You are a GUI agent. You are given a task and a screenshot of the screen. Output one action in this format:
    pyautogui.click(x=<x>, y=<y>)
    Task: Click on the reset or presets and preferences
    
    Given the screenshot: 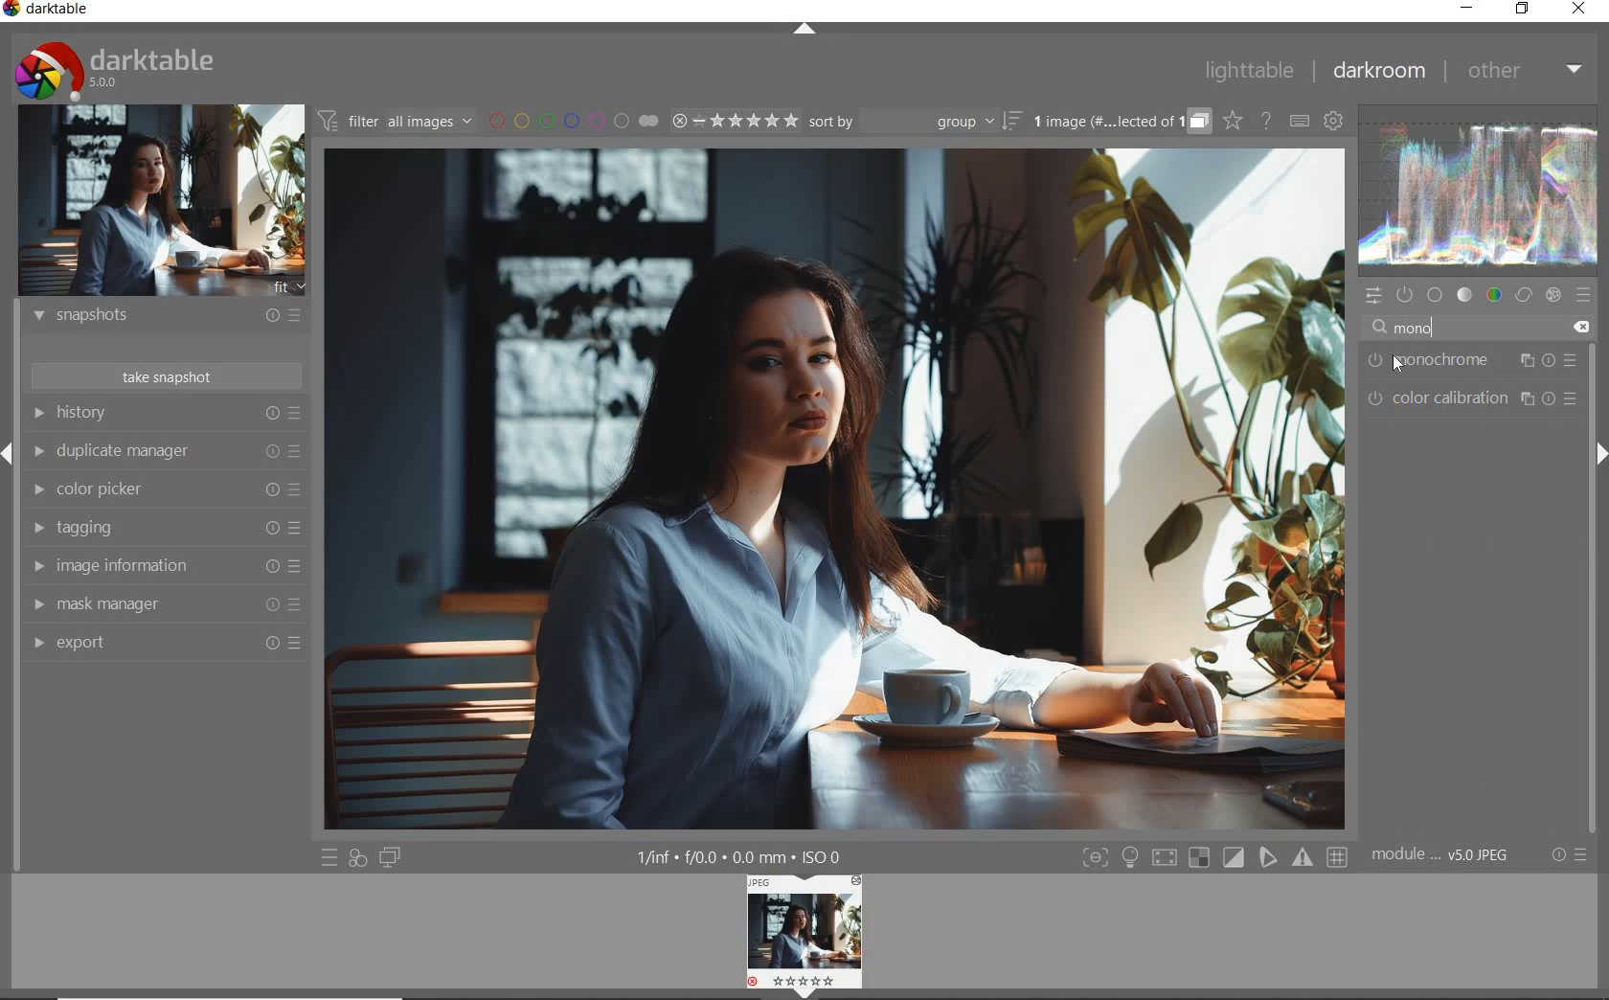 What is the action you would take?
    pyautogui.click(x=1567, y=854)
    